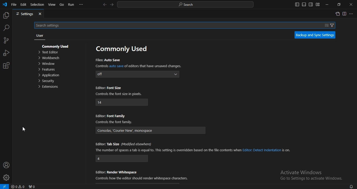 The height and width of the screenshot is (189, 357). Describe the element at coordinates (136, 75) in the screenshot. I see `off` at that location.